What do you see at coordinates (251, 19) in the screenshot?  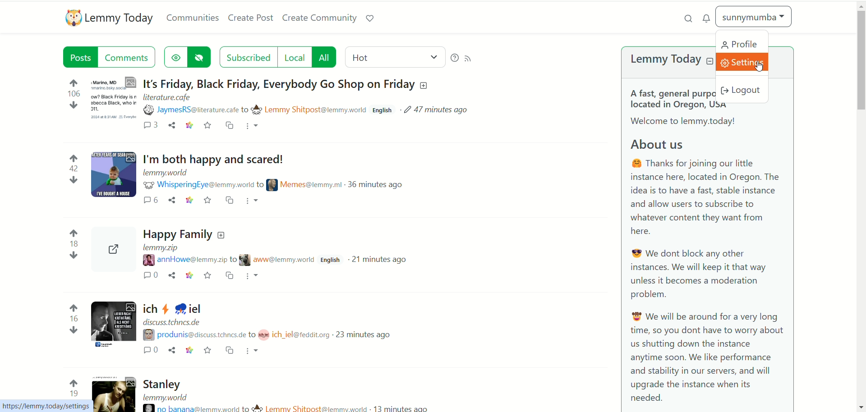 I see `create post` at bounding box center [251, 19].